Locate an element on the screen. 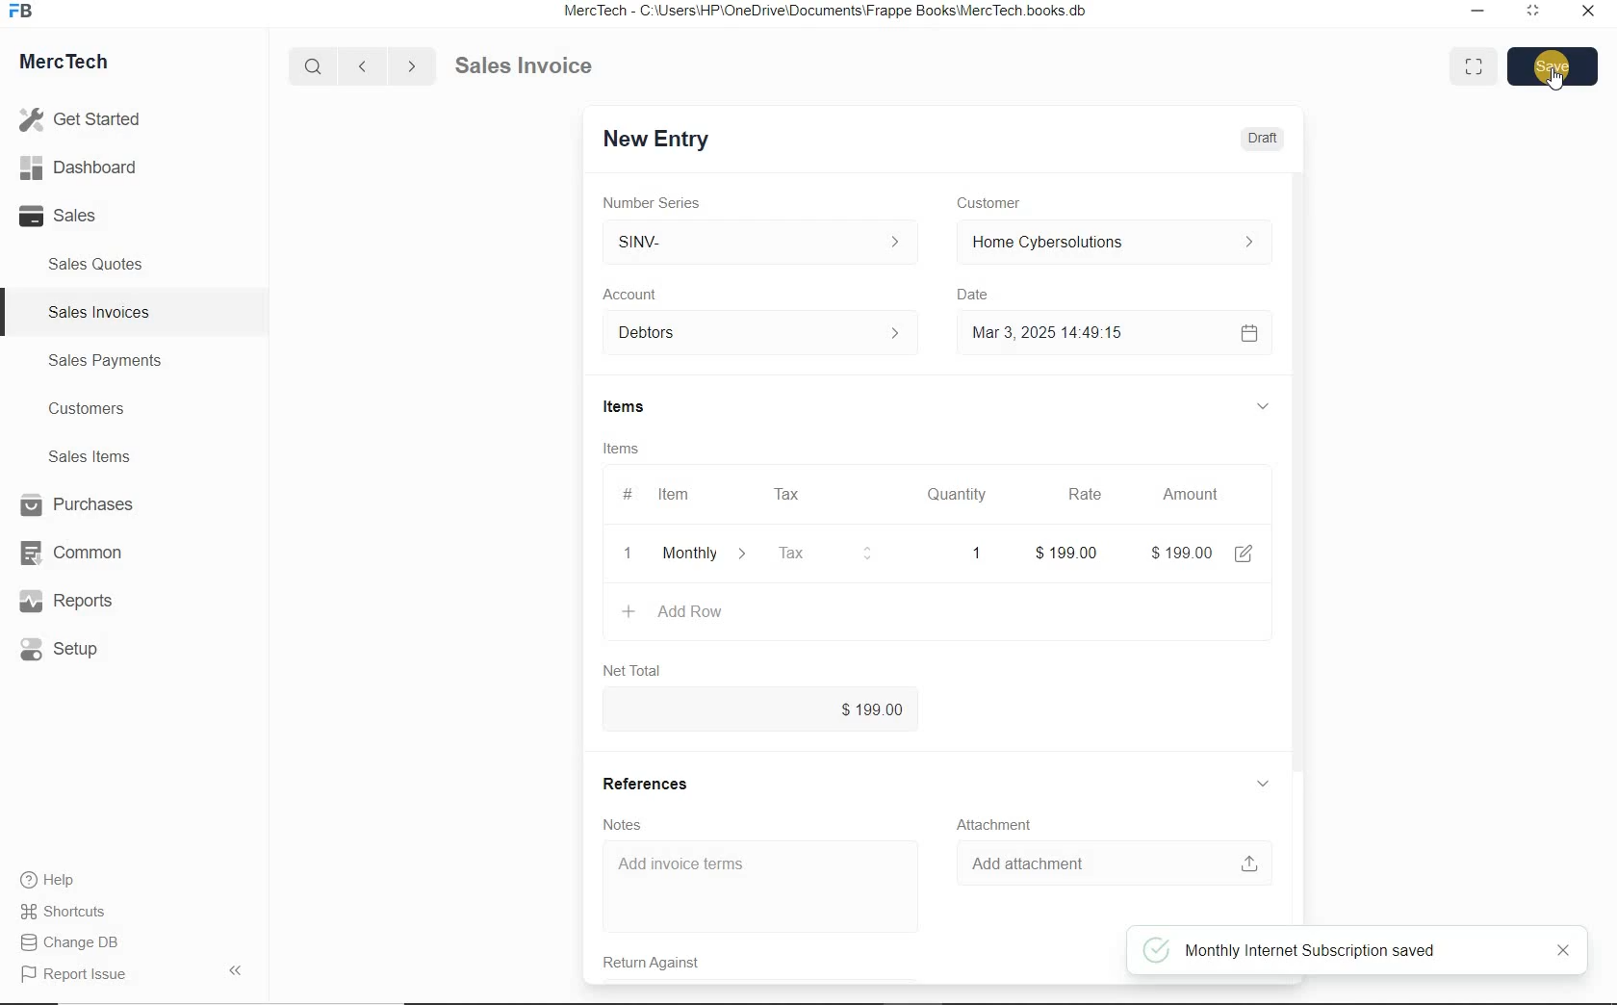  Sales Items is located at coordinates (102, 456).